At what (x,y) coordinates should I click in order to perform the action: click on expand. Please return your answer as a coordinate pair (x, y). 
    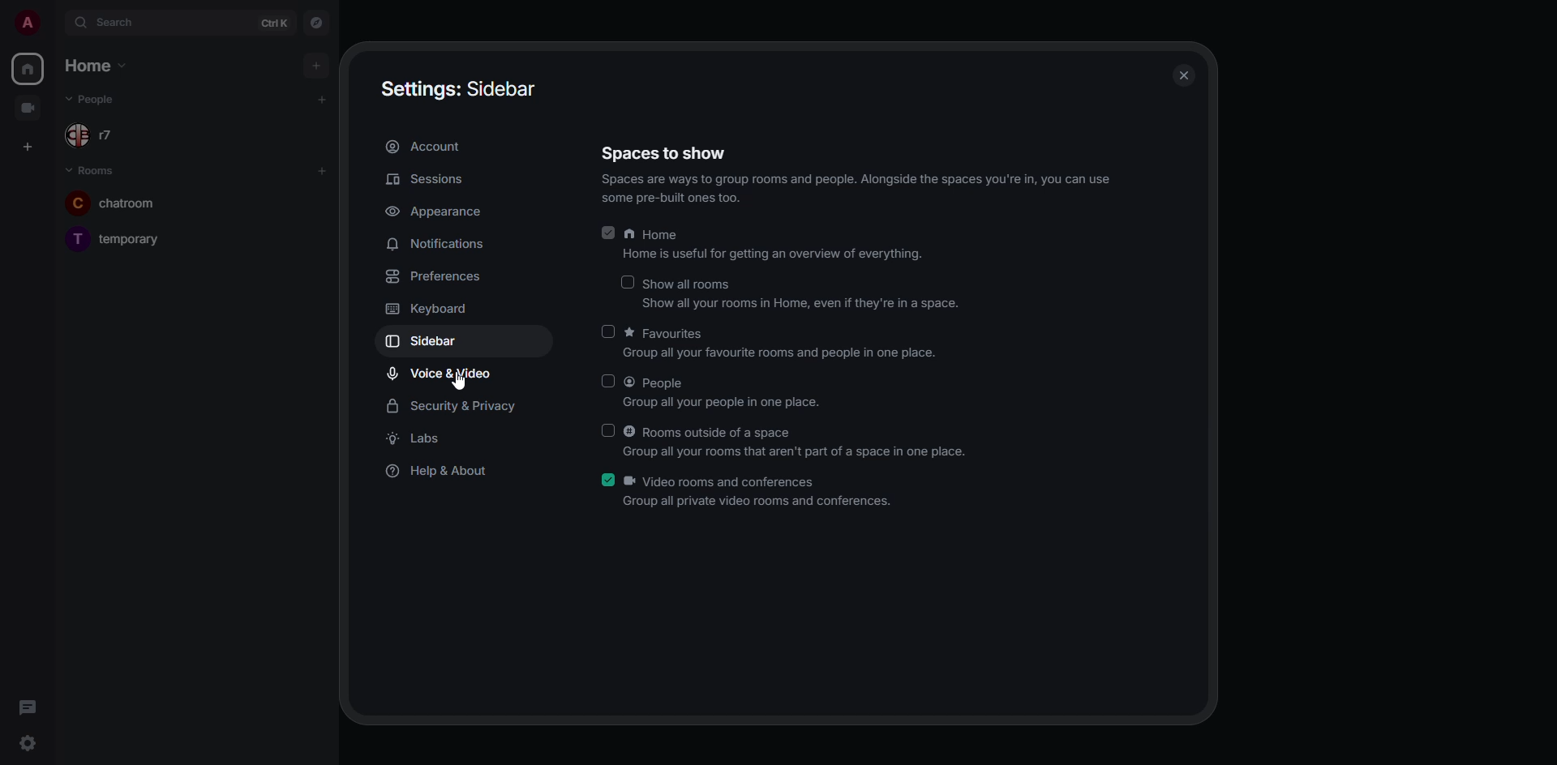
    Looking at the image, I should click on (57, 24).